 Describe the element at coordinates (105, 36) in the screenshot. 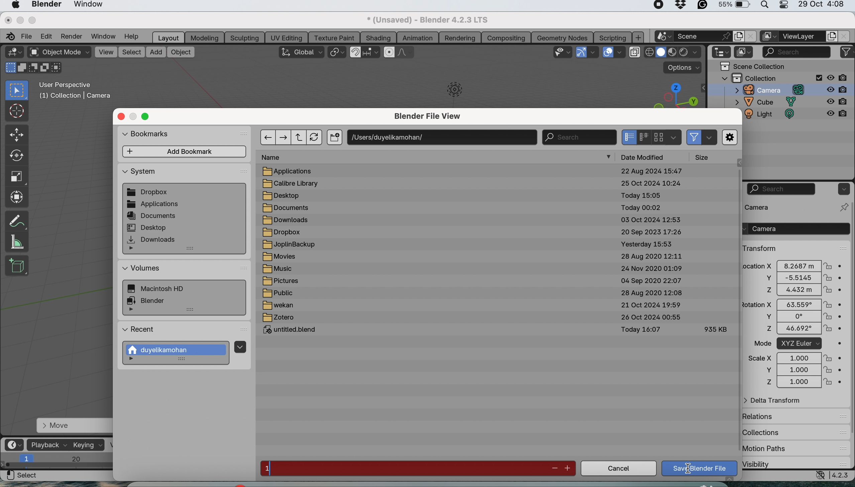

I see `window` at that location.